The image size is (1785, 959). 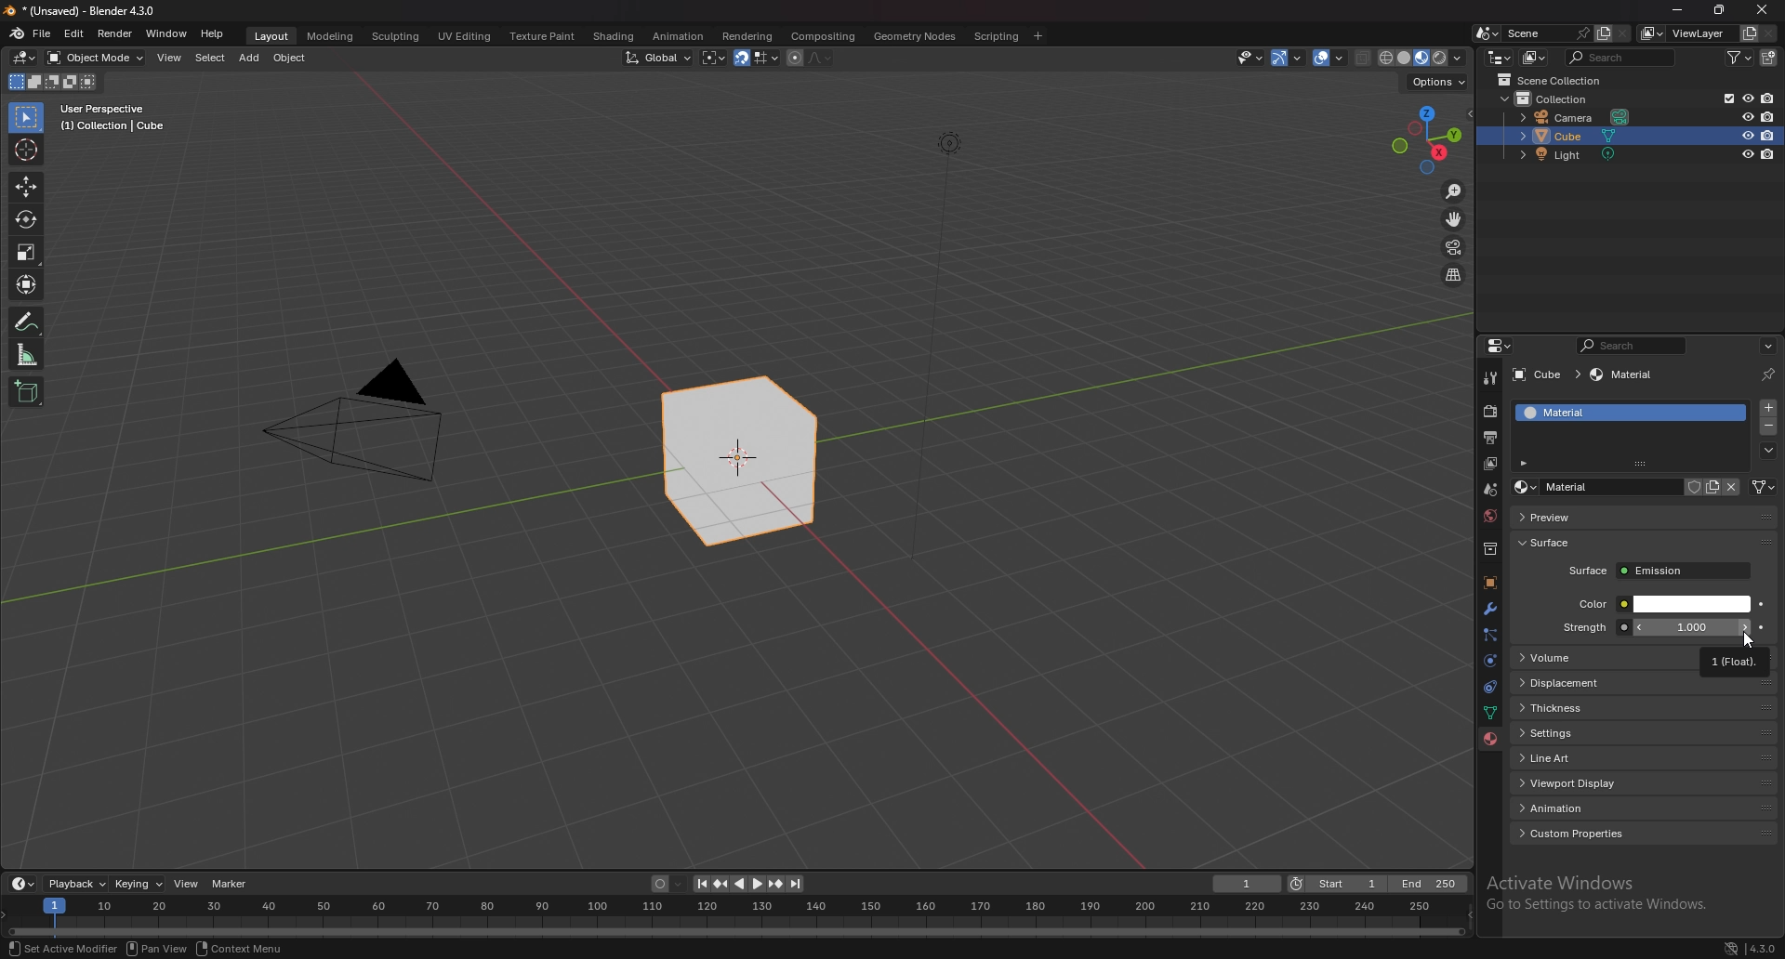 What do you see at coordinates (1567, 543) in the screenshot?
I see `surface` at bounding box center [1567, 543].